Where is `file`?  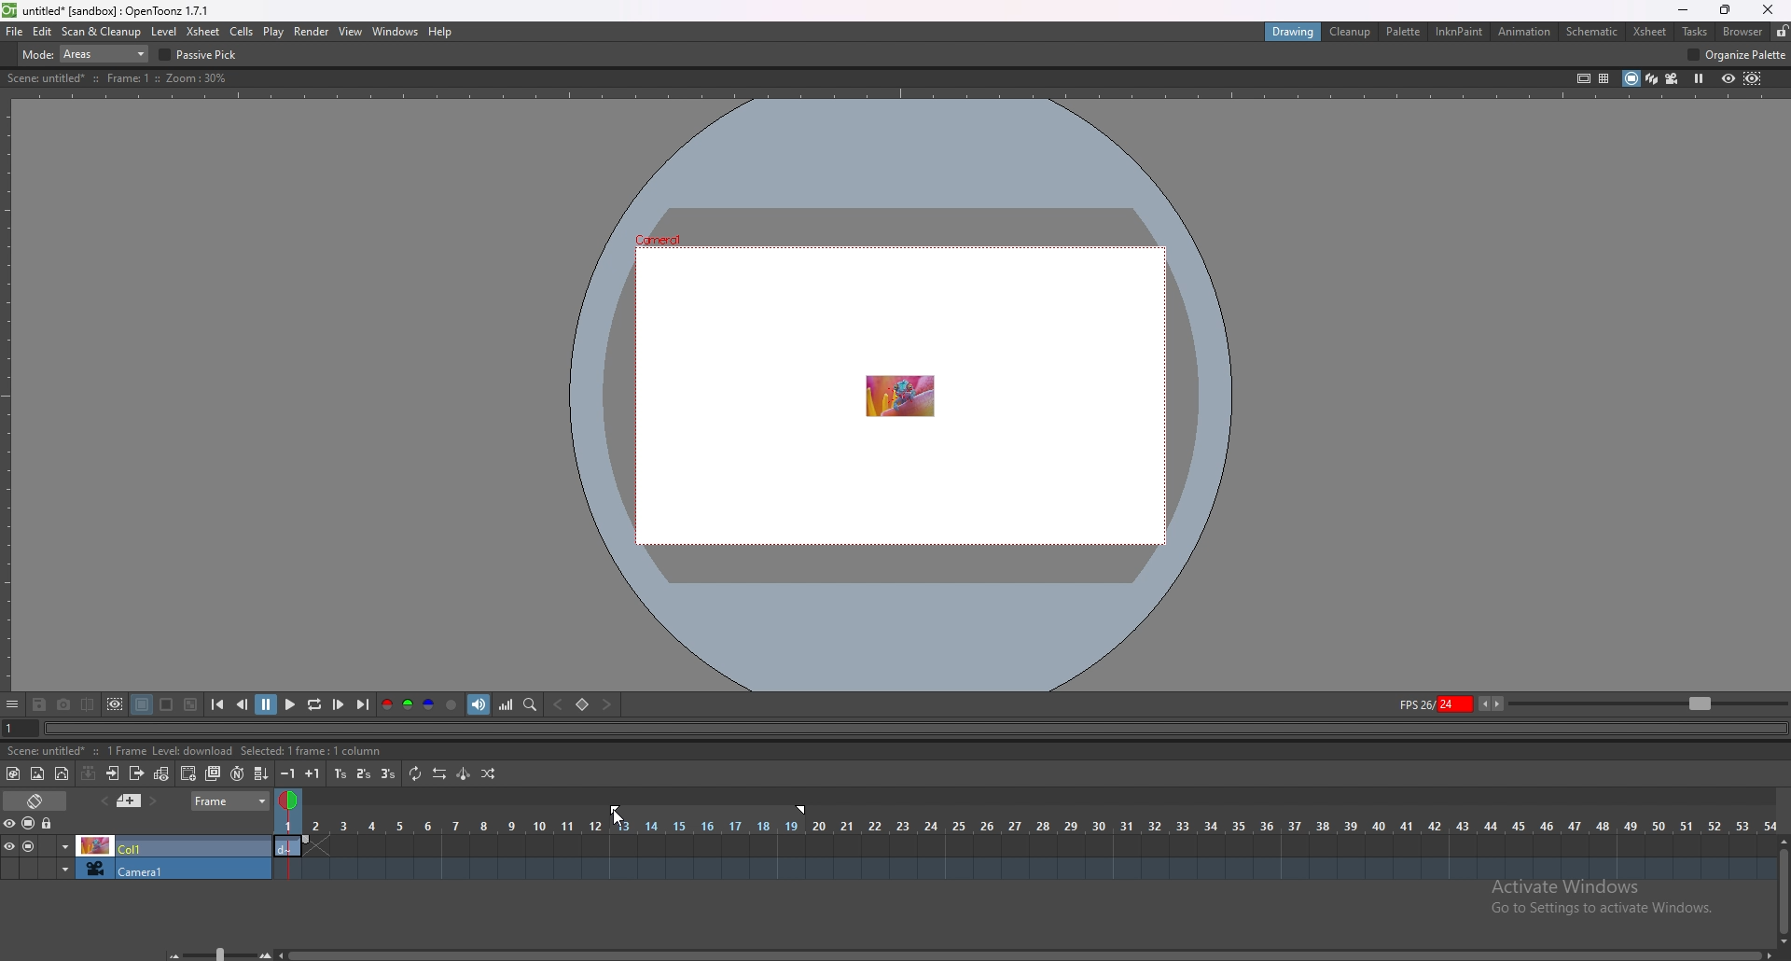
file is located at coordinates (15, 32).